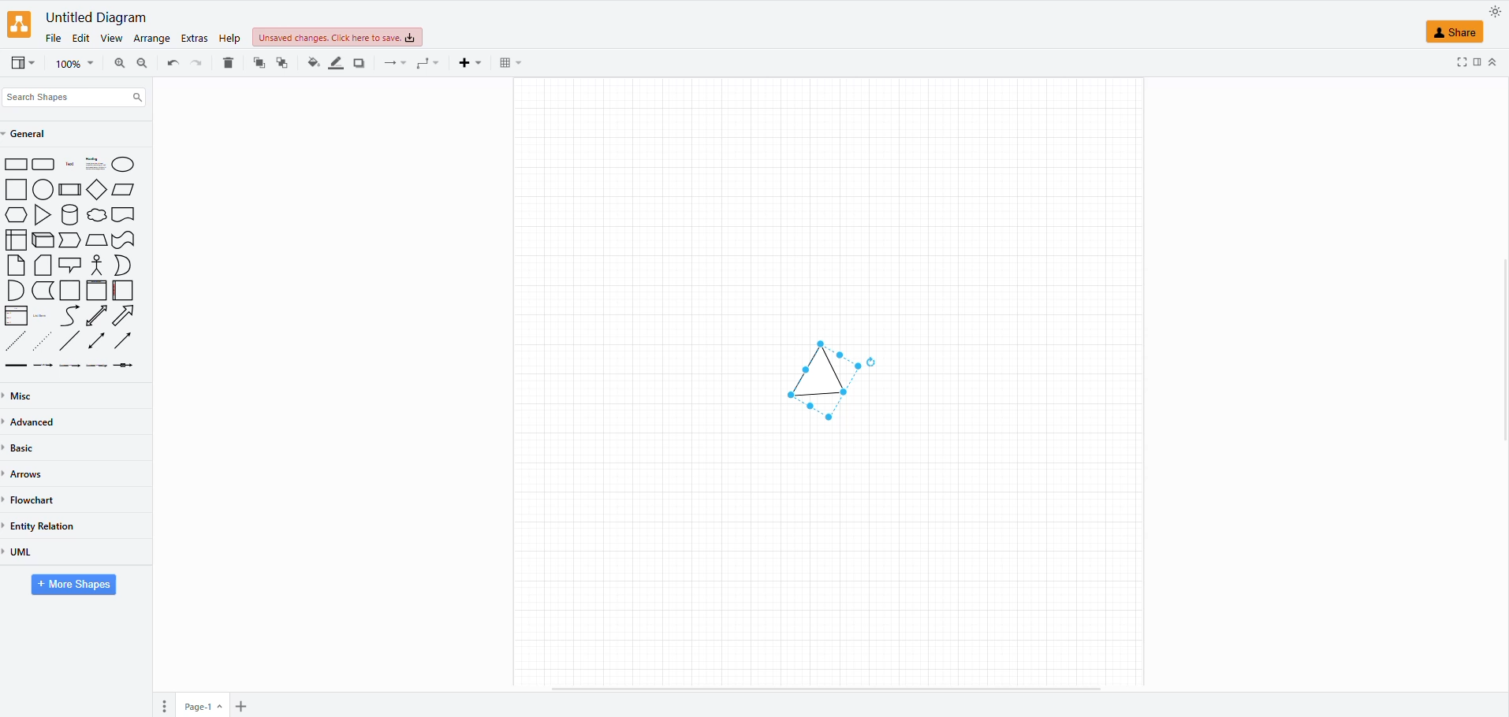 The height and width of the screenshot is (717, 1509). Describe the element at coordinates (36, 422) in the screenshot. I see `advanced` at that location.